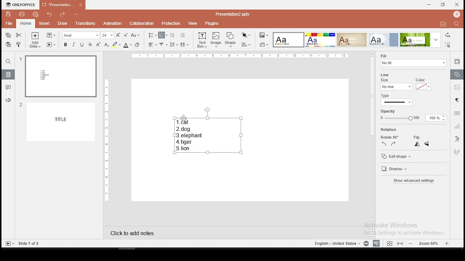 This screenshot has height=261, width=465. Describe the element at coordinates (397, 102) in the screenshot. I see `line type` at that location.